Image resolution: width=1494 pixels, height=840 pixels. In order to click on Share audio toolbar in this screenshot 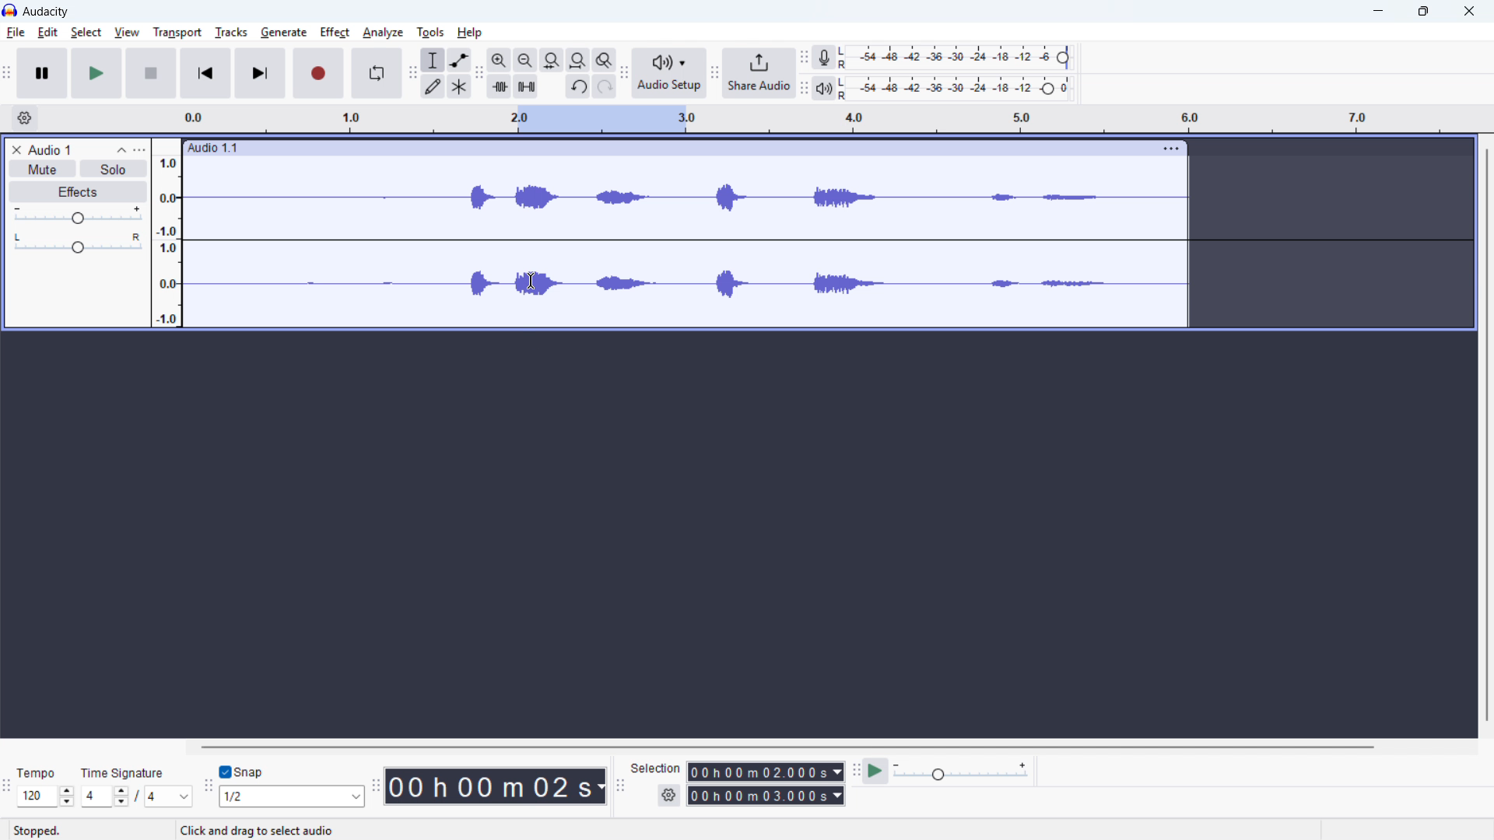, I will do `click(715, 74)`.